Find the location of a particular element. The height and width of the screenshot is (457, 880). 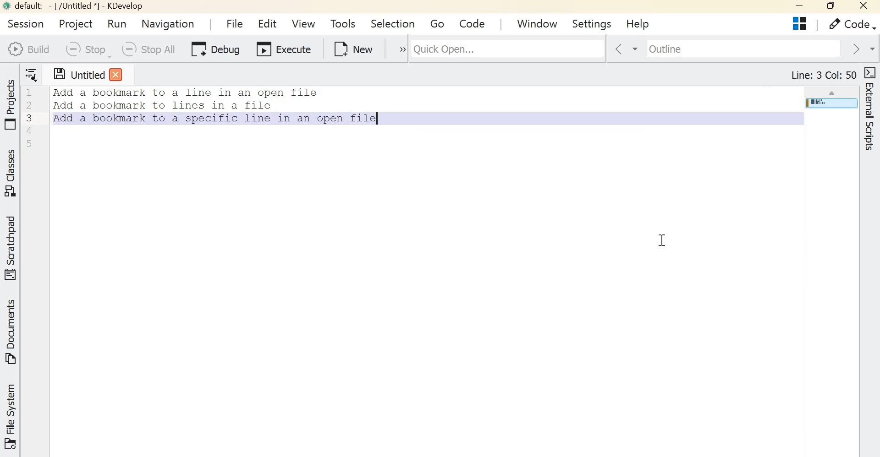

code is located at coordinates (473, 22).